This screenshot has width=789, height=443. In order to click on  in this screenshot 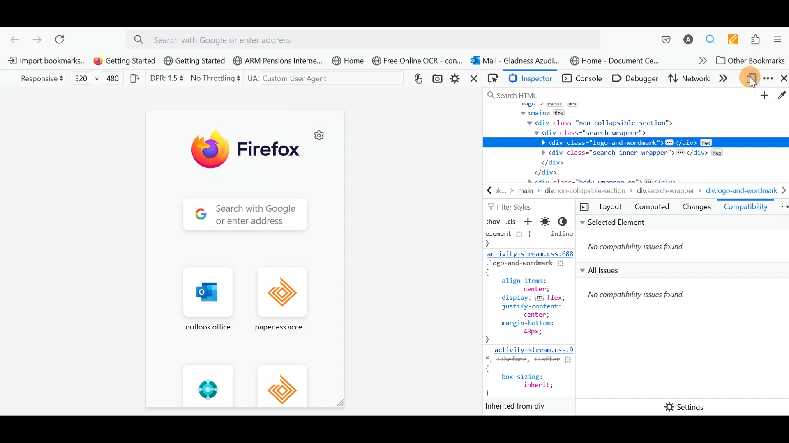, I will do `click(636, 191)`.